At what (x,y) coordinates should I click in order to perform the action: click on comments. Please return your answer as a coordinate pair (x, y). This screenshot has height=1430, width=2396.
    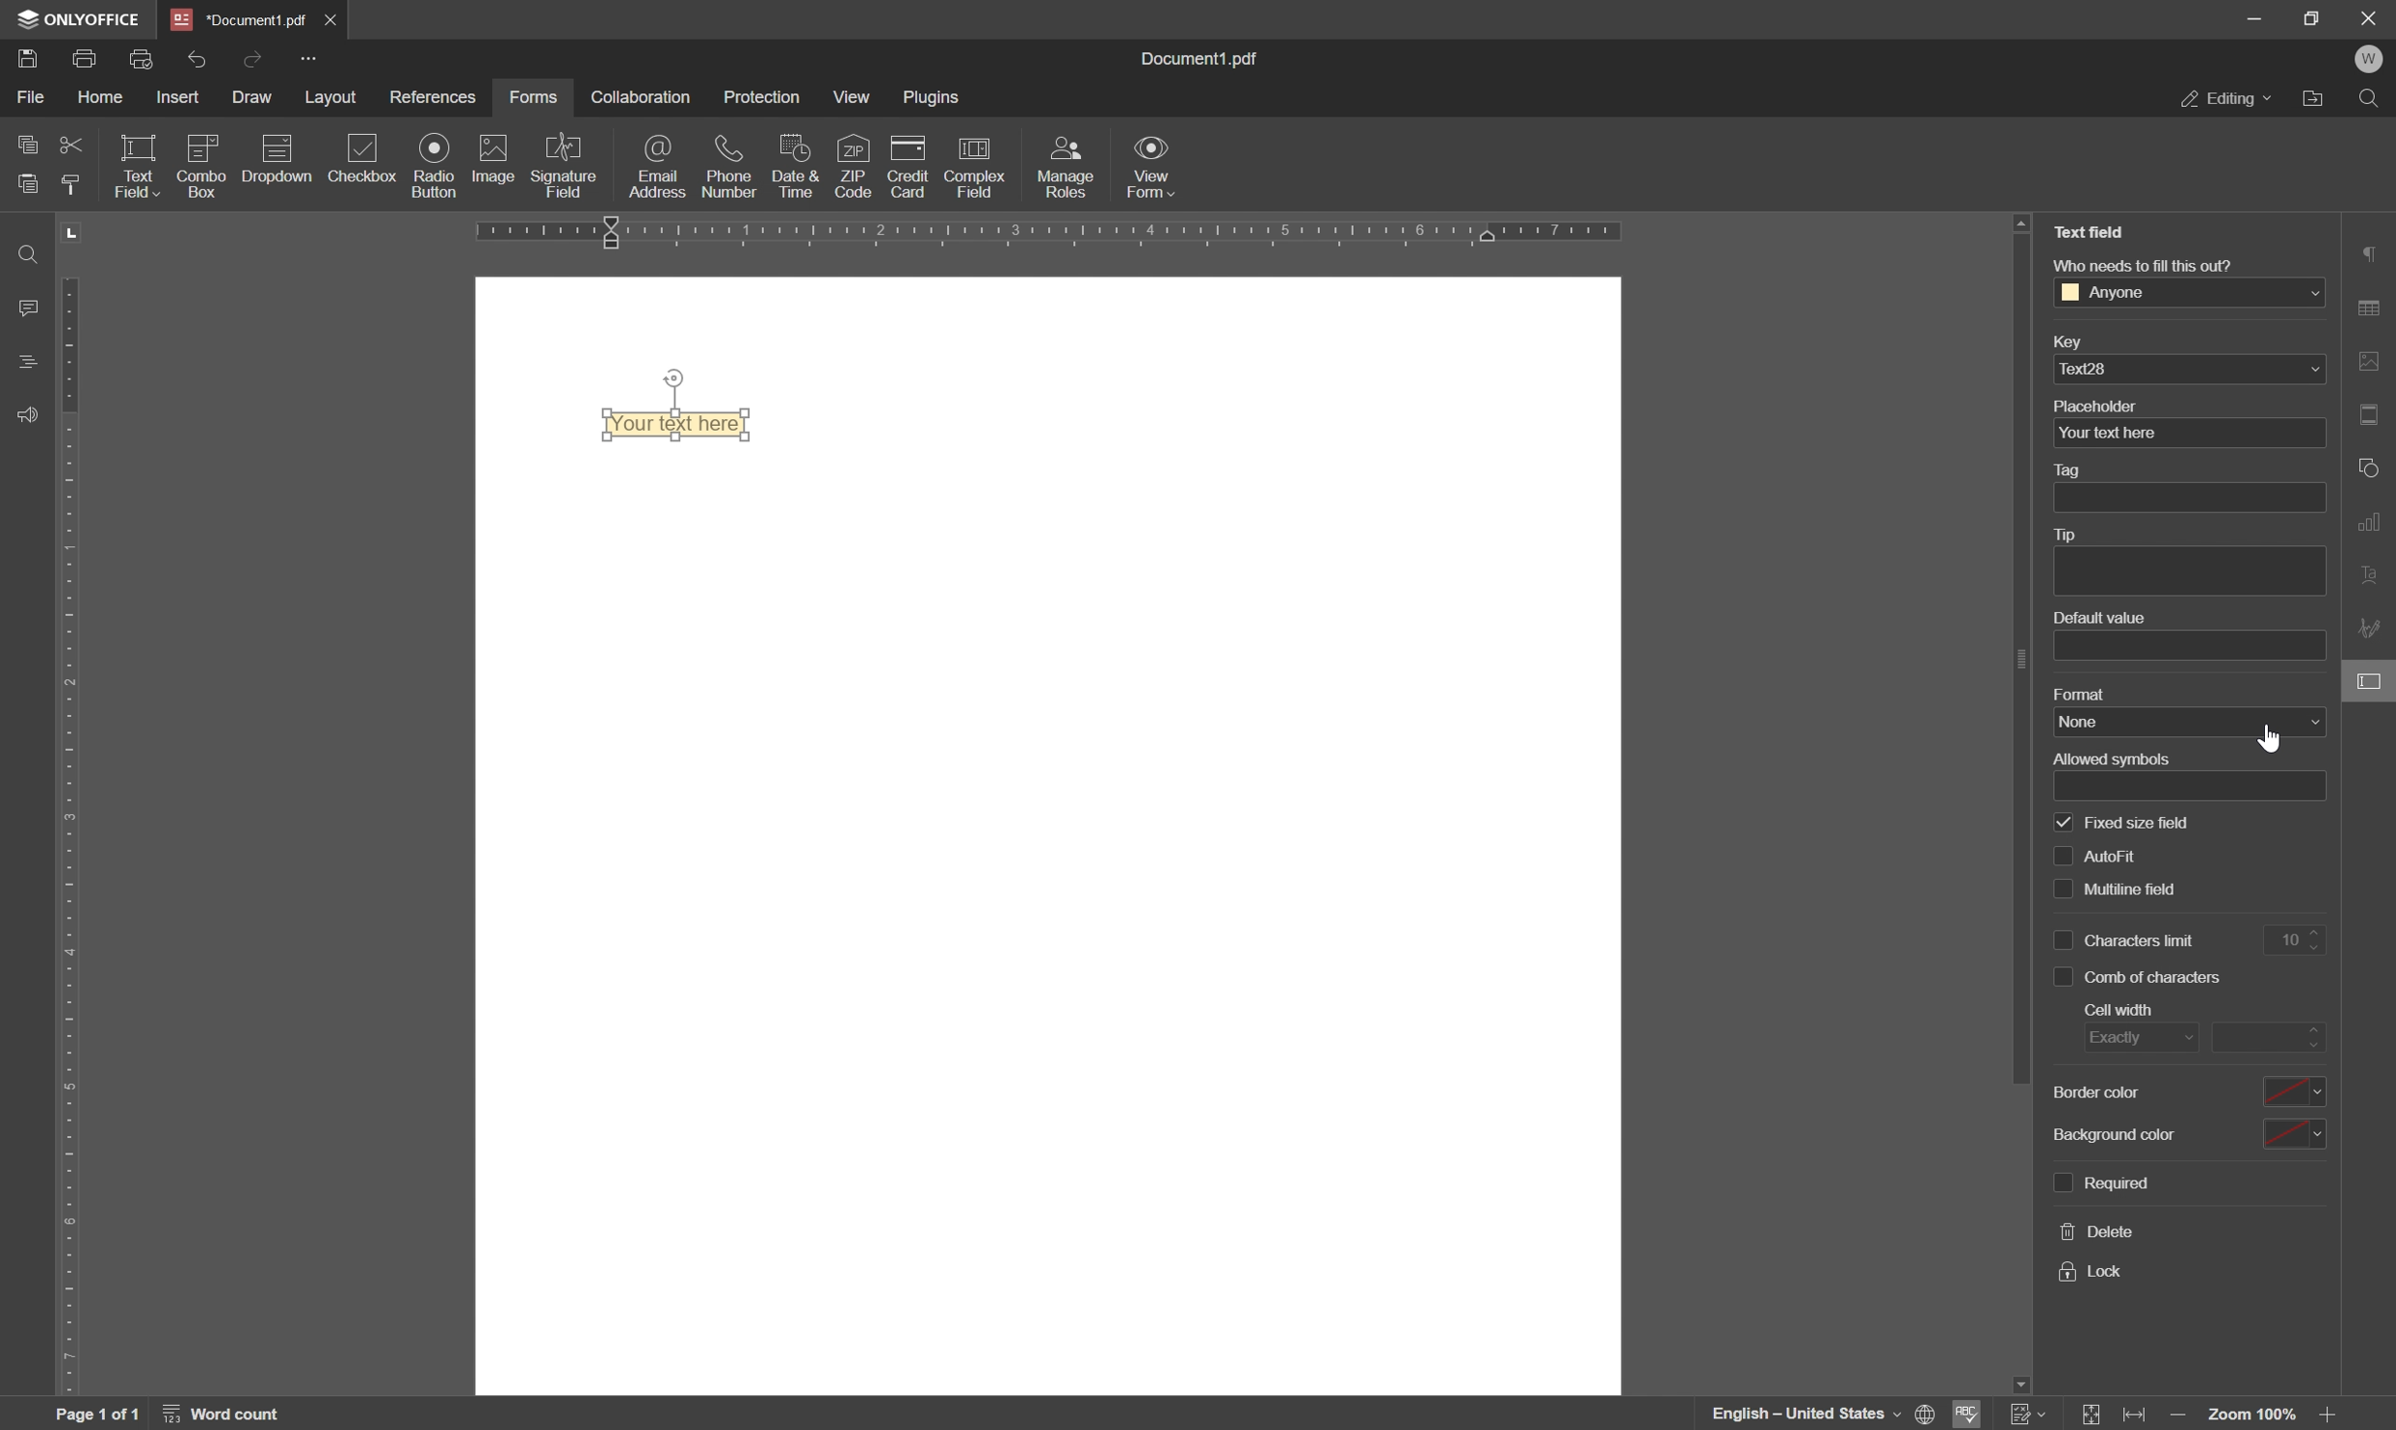
    Looking at the image, I should click on (26, 307).